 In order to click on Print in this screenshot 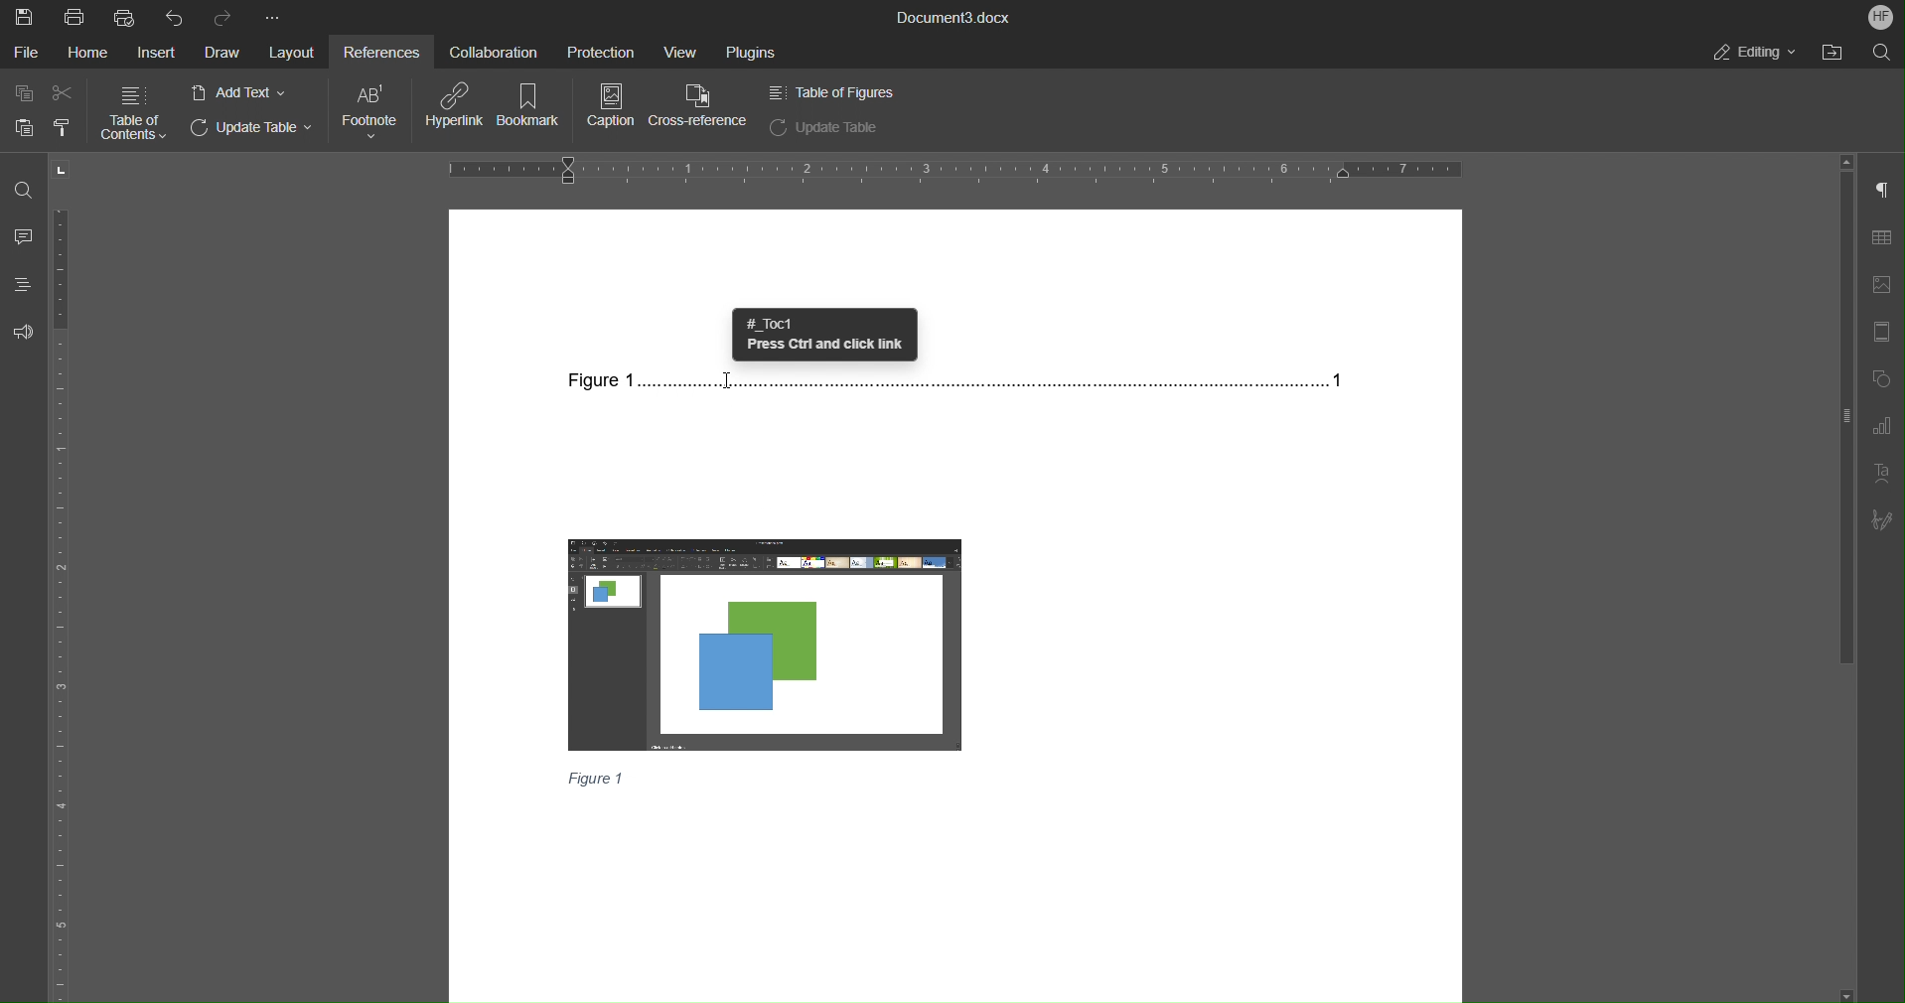, I will do `click(75, 17)`.